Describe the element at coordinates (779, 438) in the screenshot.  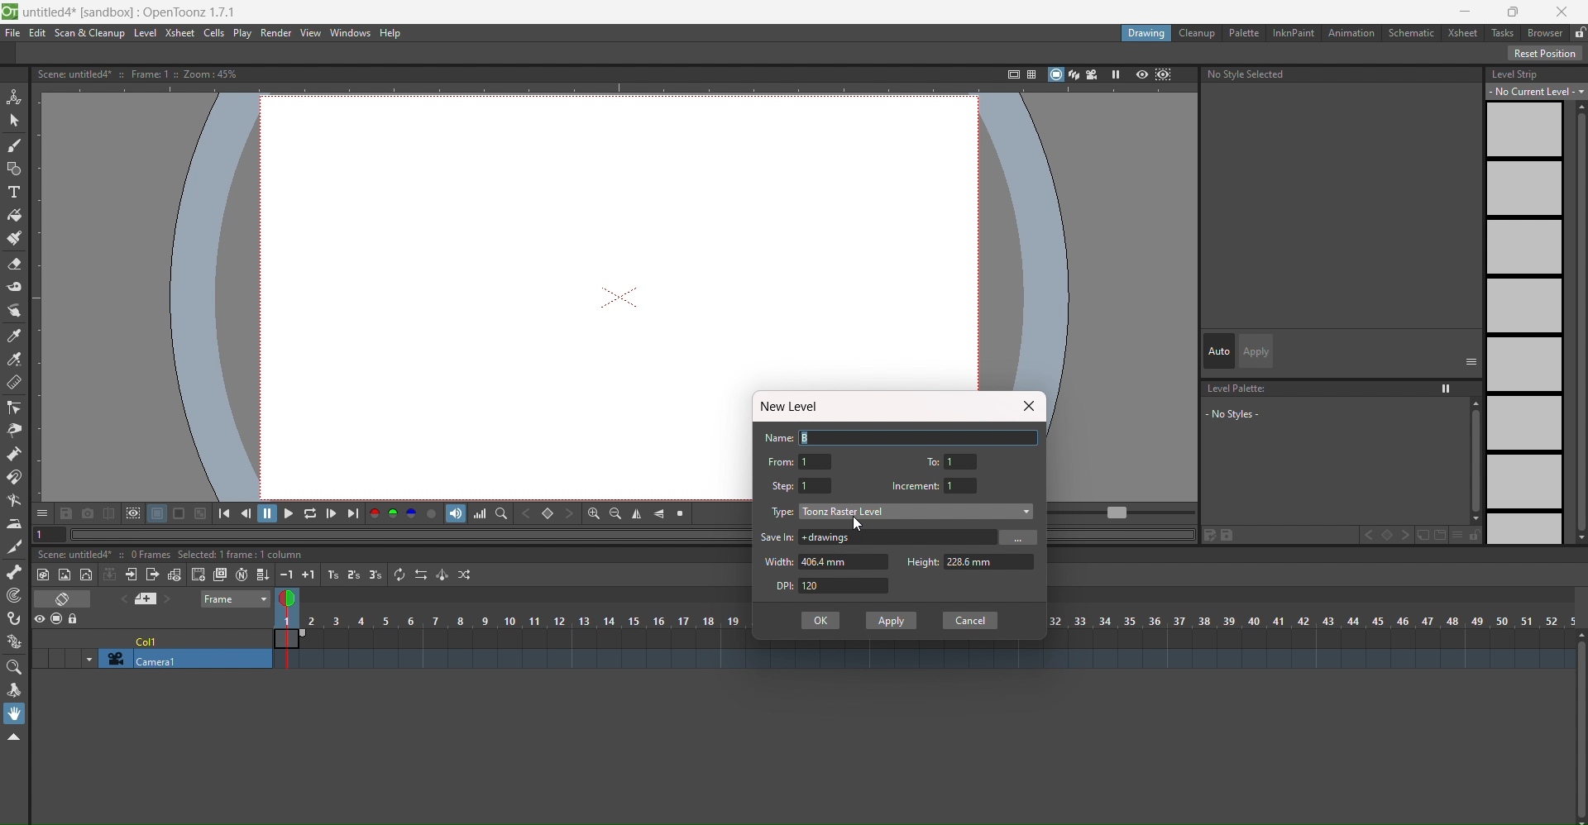
I see `name` at that location.